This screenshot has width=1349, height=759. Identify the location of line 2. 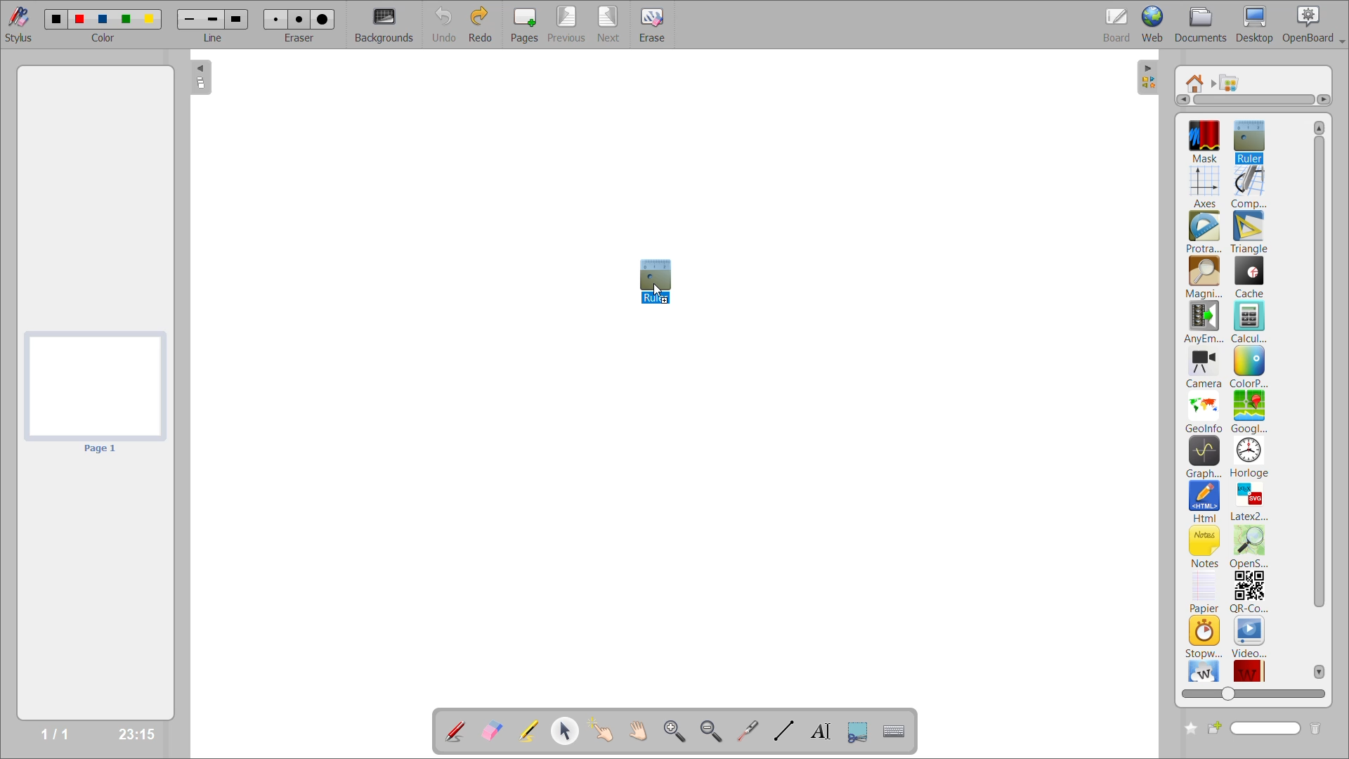
(211, 19).